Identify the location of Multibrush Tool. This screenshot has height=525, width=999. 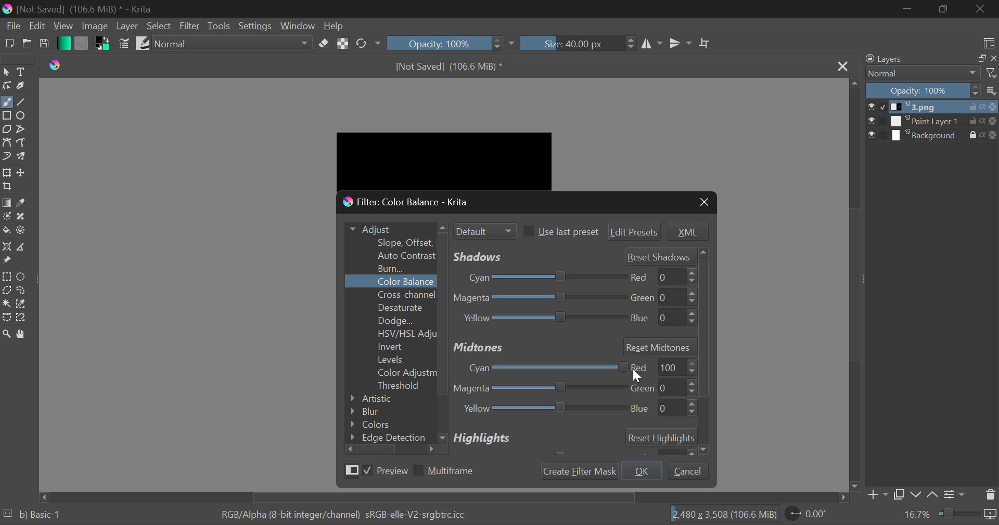
(25, 157).